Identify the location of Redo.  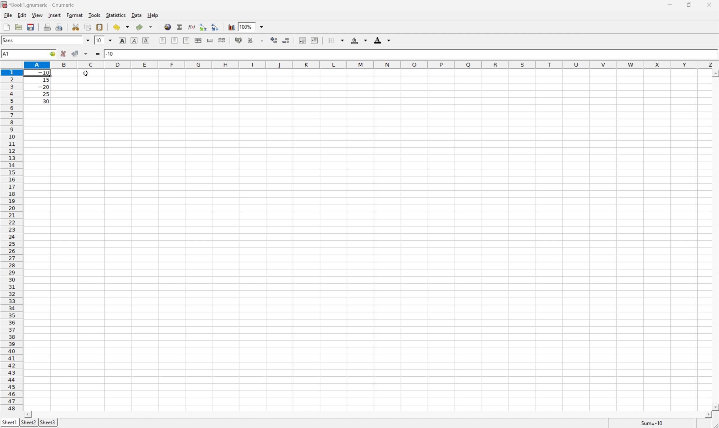
(145, 27).